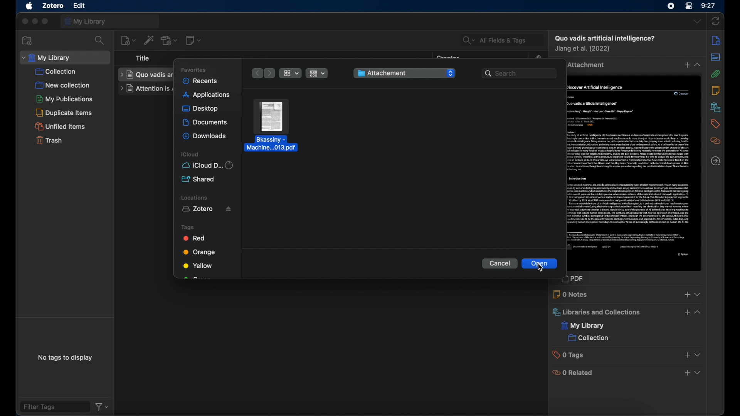  What do you see at coordinates (202, 81) in the screenshot?
I see `recents` at bounding box center [202, 81].